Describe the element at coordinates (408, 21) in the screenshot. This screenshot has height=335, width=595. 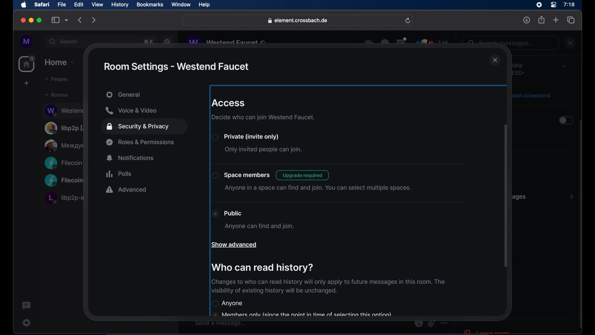
I see `refresh` at that location.